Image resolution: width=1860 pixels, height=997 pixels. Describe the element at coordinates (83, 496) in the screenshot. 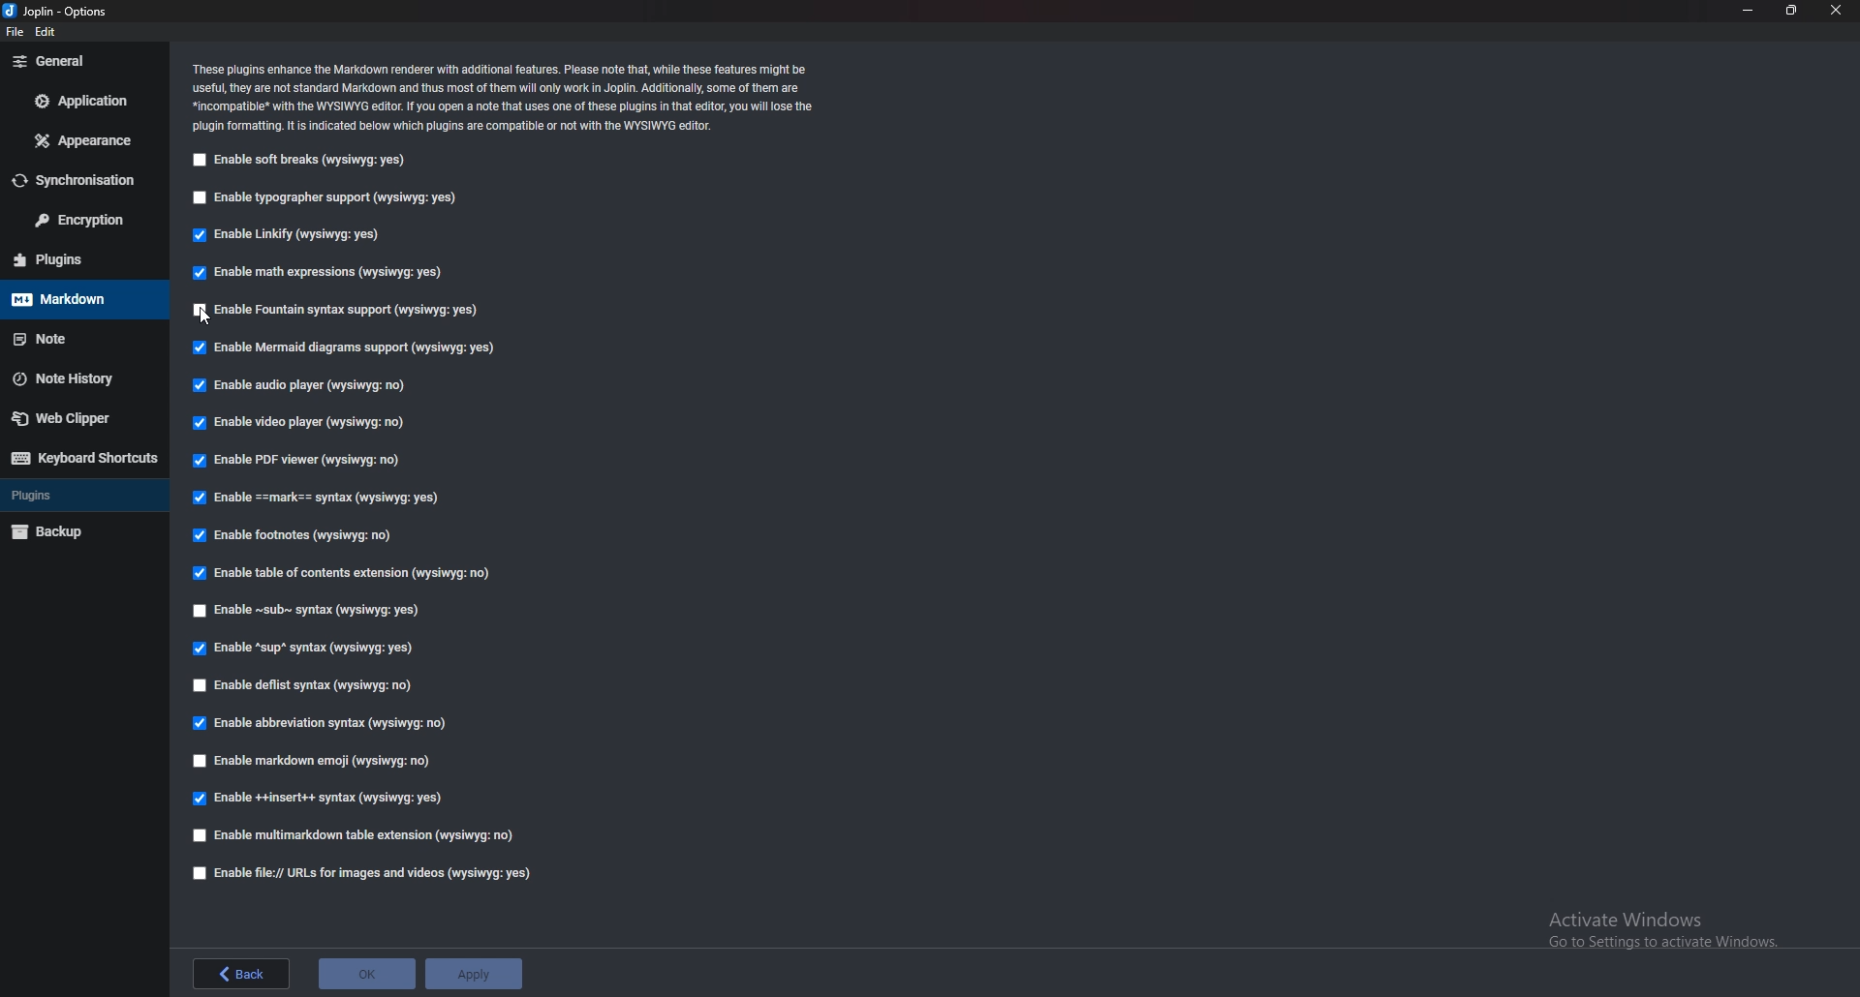

I see `Plugins` at that location.